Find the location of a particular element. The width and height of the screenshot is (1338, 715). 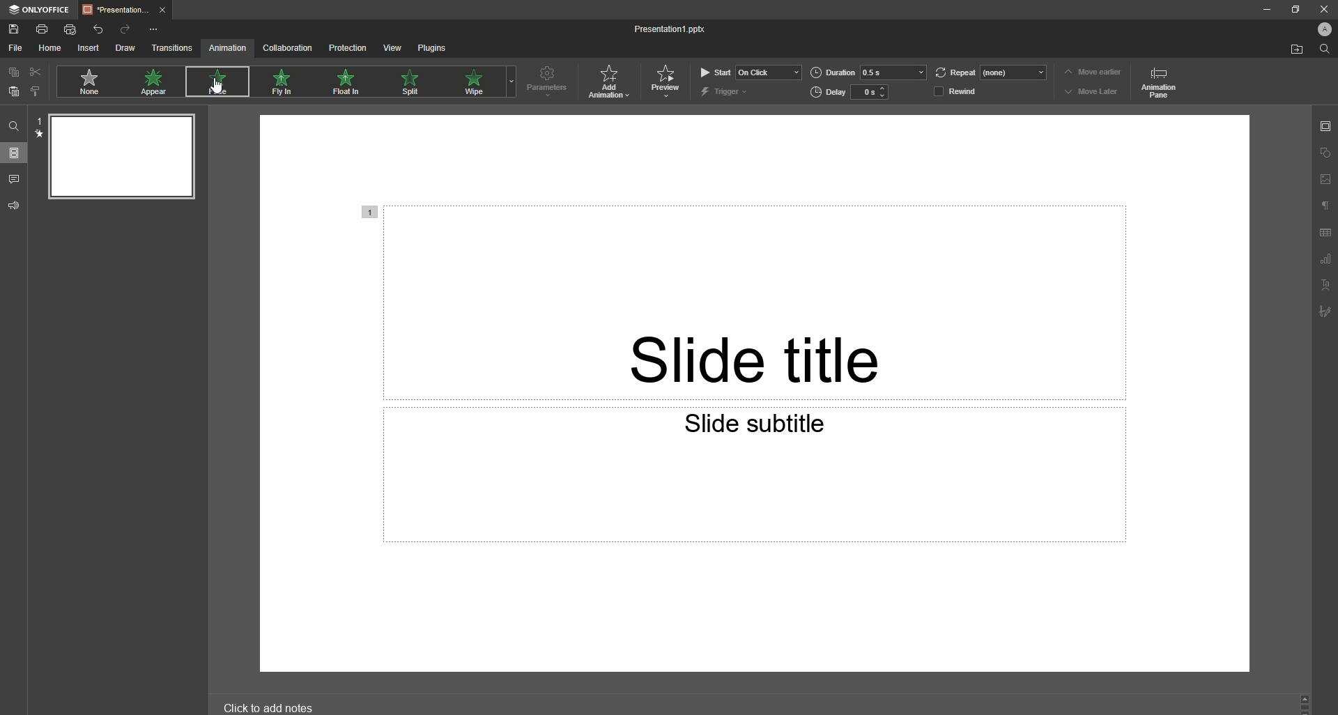

Move Later is located at coordinates (1092, 93).